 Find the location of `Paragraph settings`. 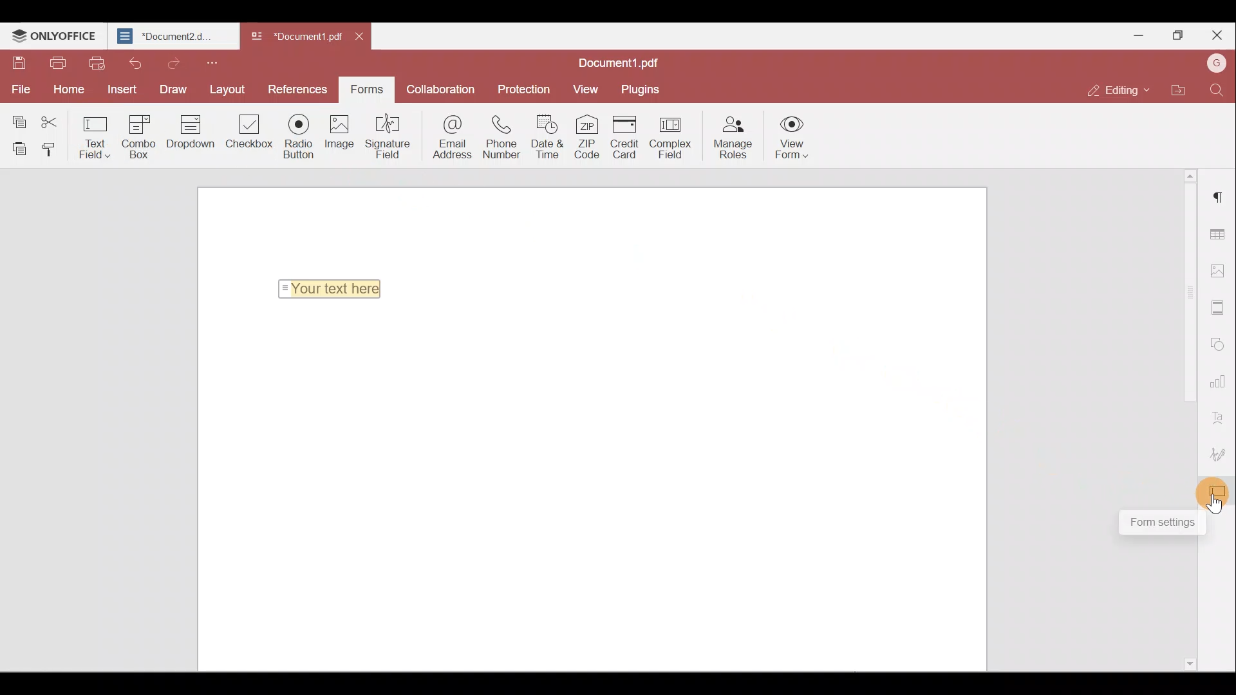

Paragraph settings is located at coordinates (1220, 196).